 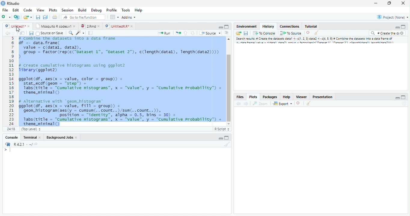 What do you see at coordinates (105, 10) in the screenshot?
I see `Debug` at bounding box center [105, 10].